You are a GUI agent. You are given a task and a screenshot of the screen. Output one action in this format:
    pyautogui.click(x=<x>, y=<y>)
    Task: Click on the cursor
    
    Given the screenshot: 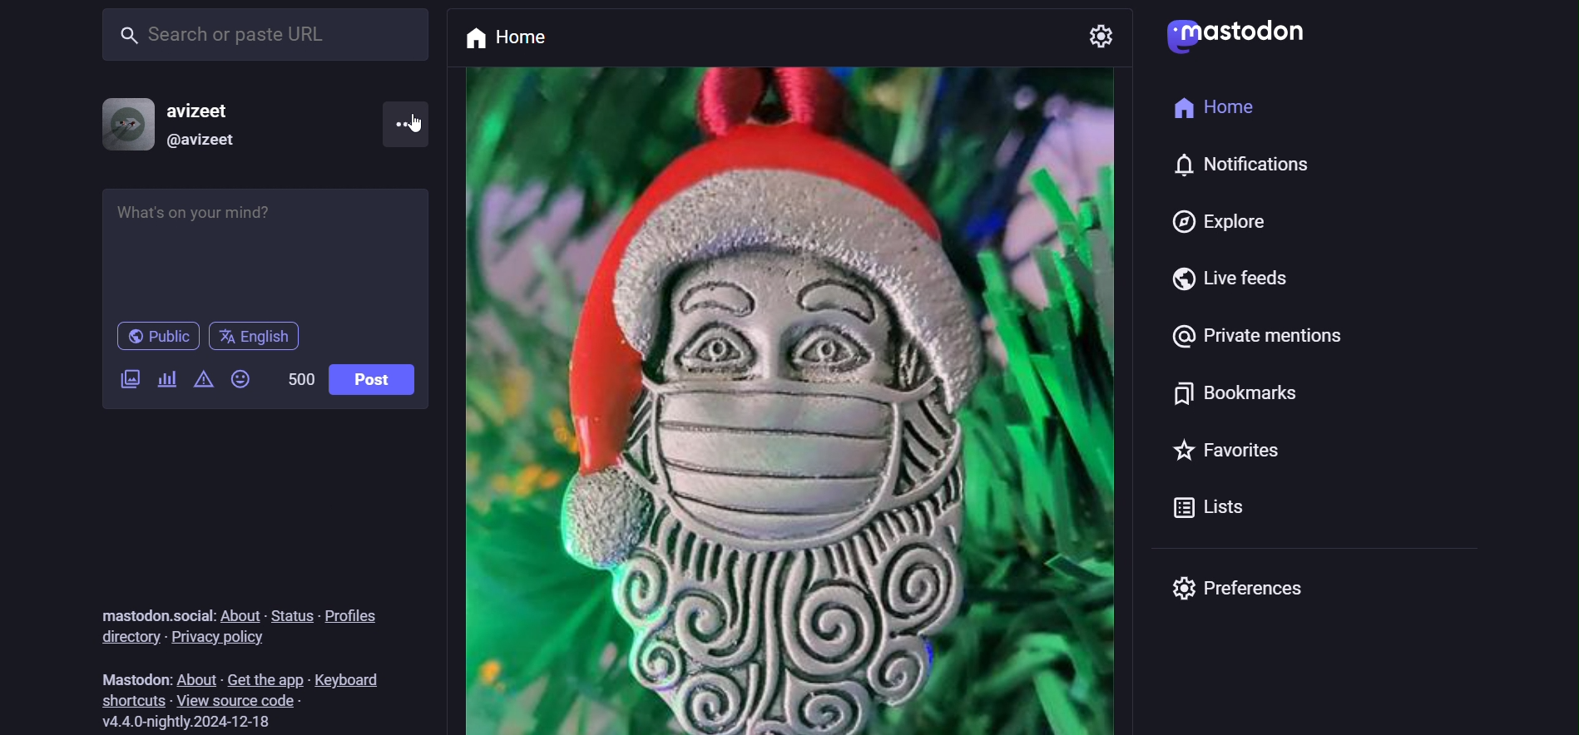 What is the action you would take?
    pyautogui.click(x=422, y=127)
    